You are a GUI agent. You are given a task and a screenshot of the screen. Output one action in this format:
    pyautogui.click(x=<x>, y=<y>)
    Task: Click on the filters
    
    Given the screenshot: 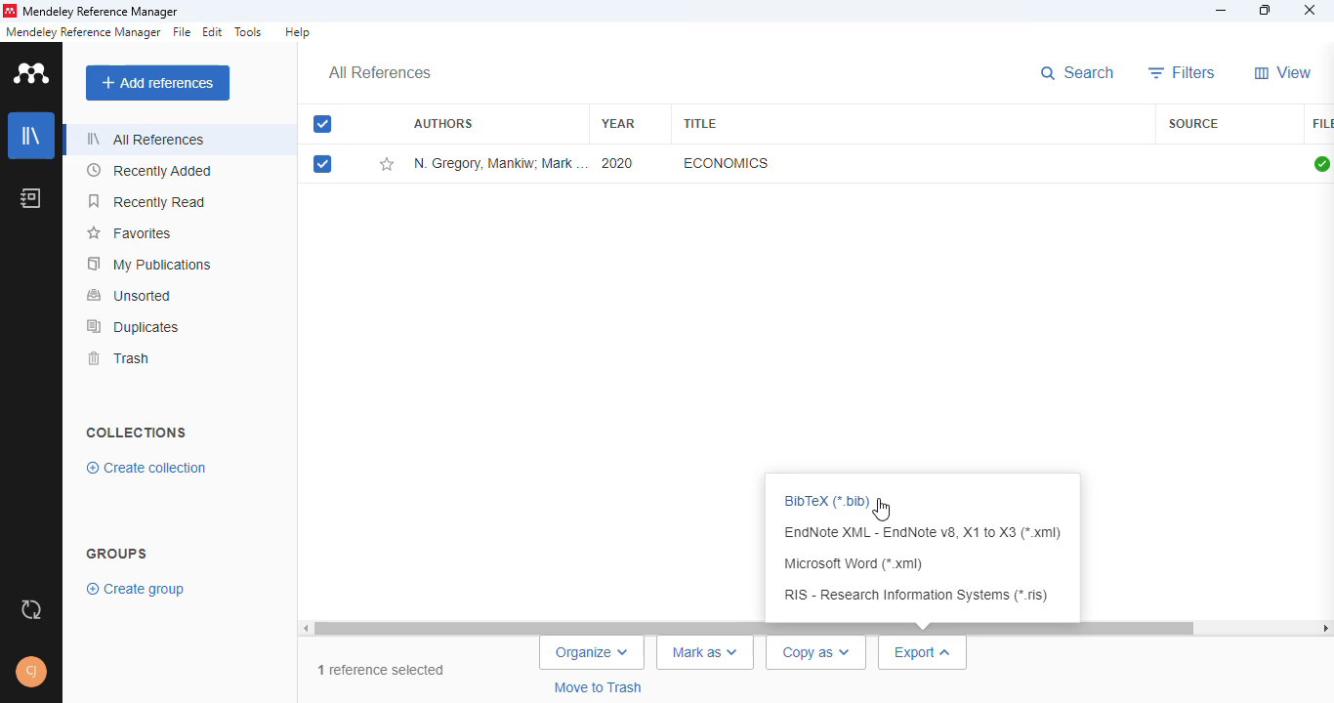 What is the action you would take?
    pyautogui.click(x=1182, y=73)
    